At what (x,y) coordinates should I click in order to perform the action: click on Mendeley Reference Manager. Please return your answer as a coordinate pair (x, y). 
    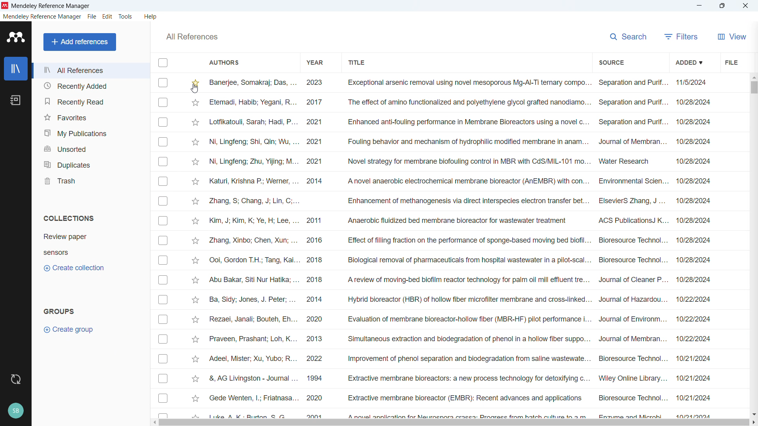
    Looking at the image, I should click on (51, 6).